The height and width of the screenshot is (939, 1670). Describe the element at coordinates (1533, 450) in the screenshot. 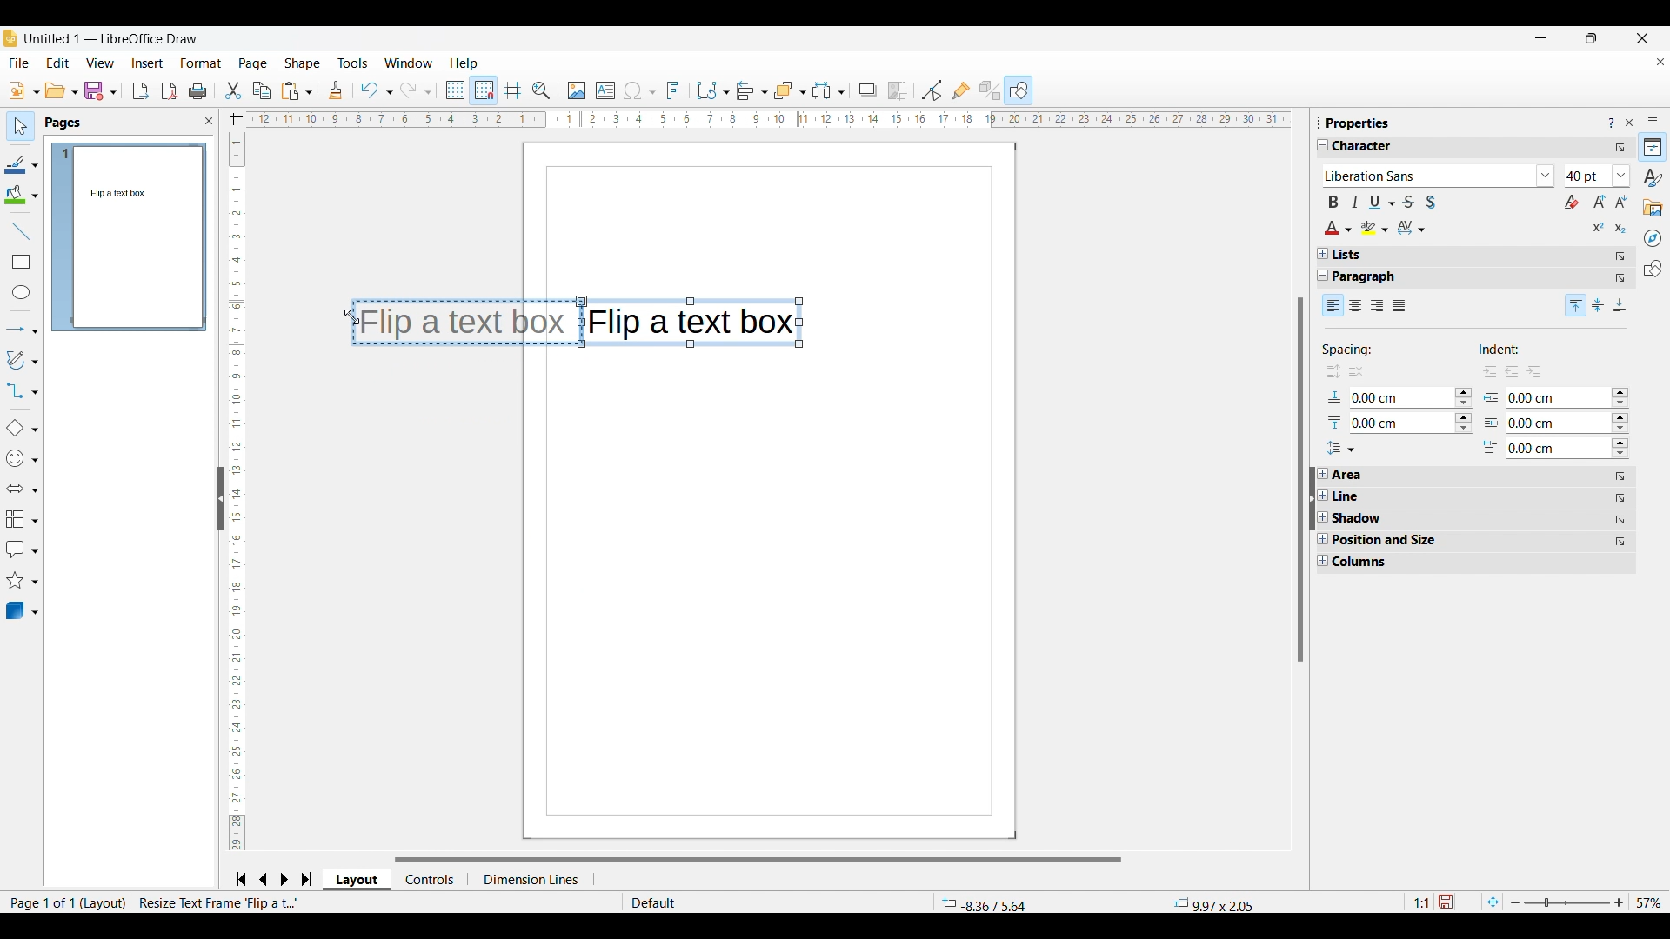

I see `0 cm` at that location.